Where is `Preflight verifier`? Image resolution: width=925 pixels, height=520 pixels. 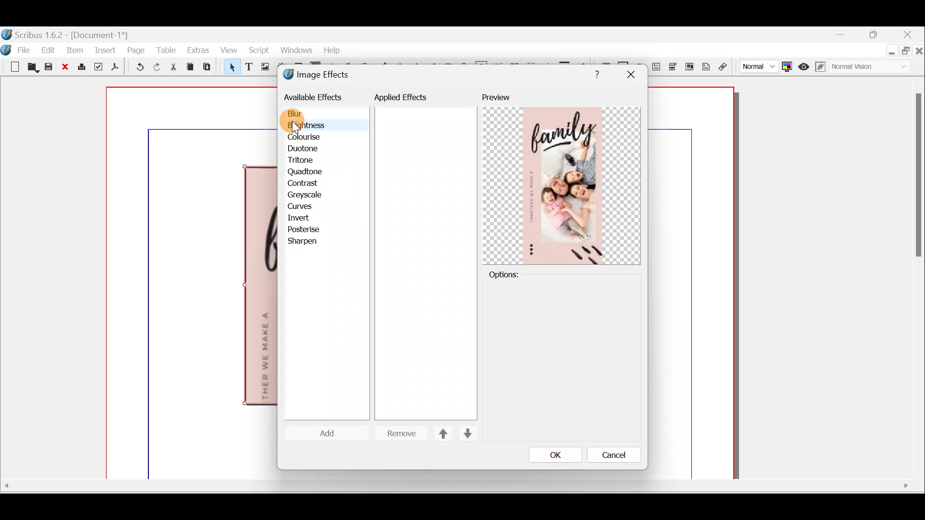
Preflight verifier is located at coordinates (98, 68).